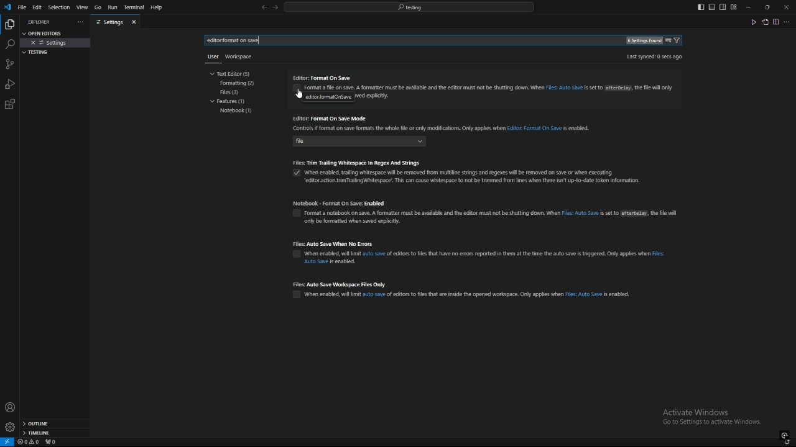  I want to click on files, so click(236, 92).